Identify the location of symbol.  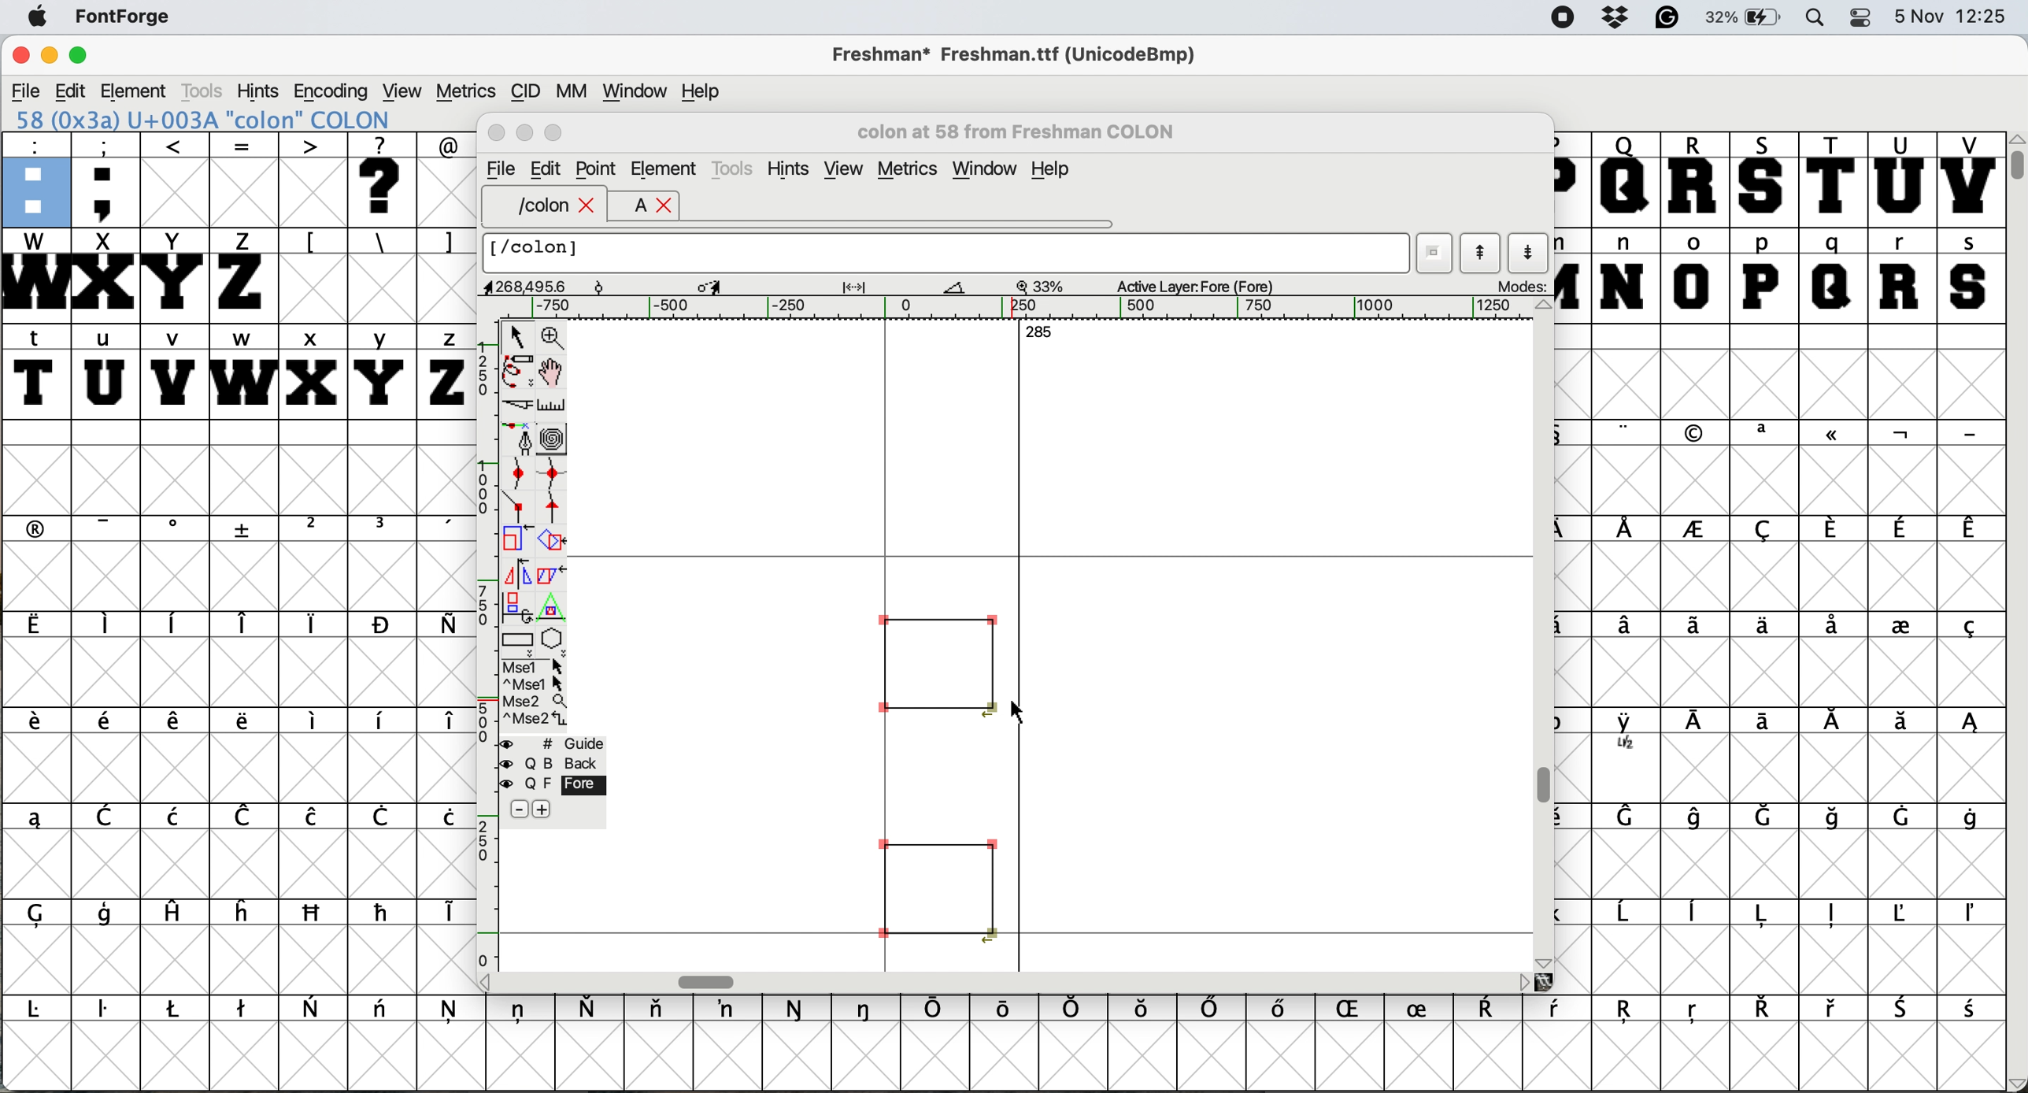
(1971, 817).